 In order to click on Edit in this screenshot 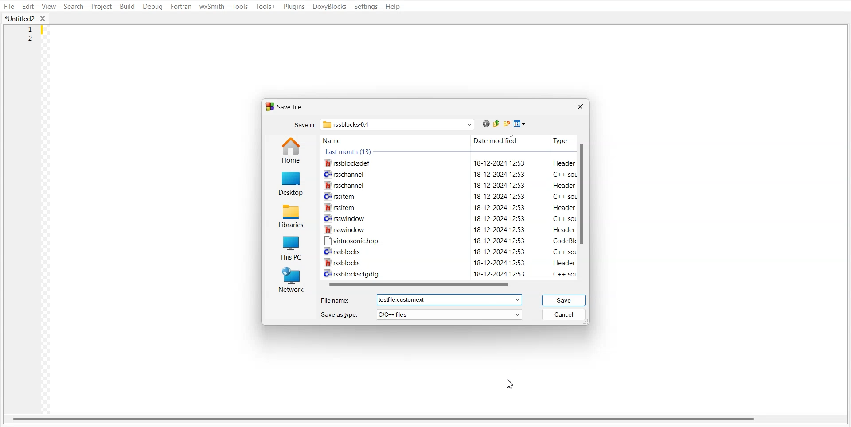, I will do `click(28, 6)`.